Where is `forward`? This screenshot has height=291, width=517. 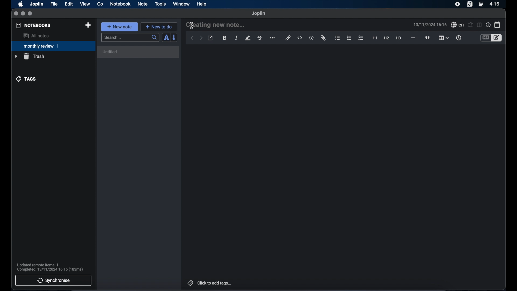 forward is located at coordinates (201, 38).